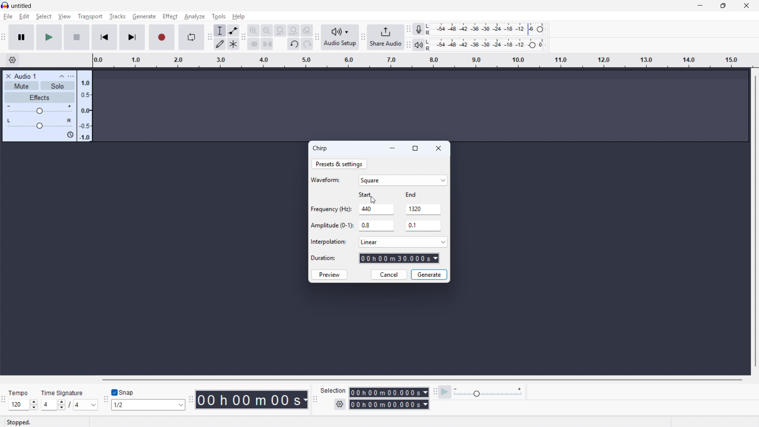 This screenshot has width=759, height=427. I want to click on Amplitude, so click(84, 106).